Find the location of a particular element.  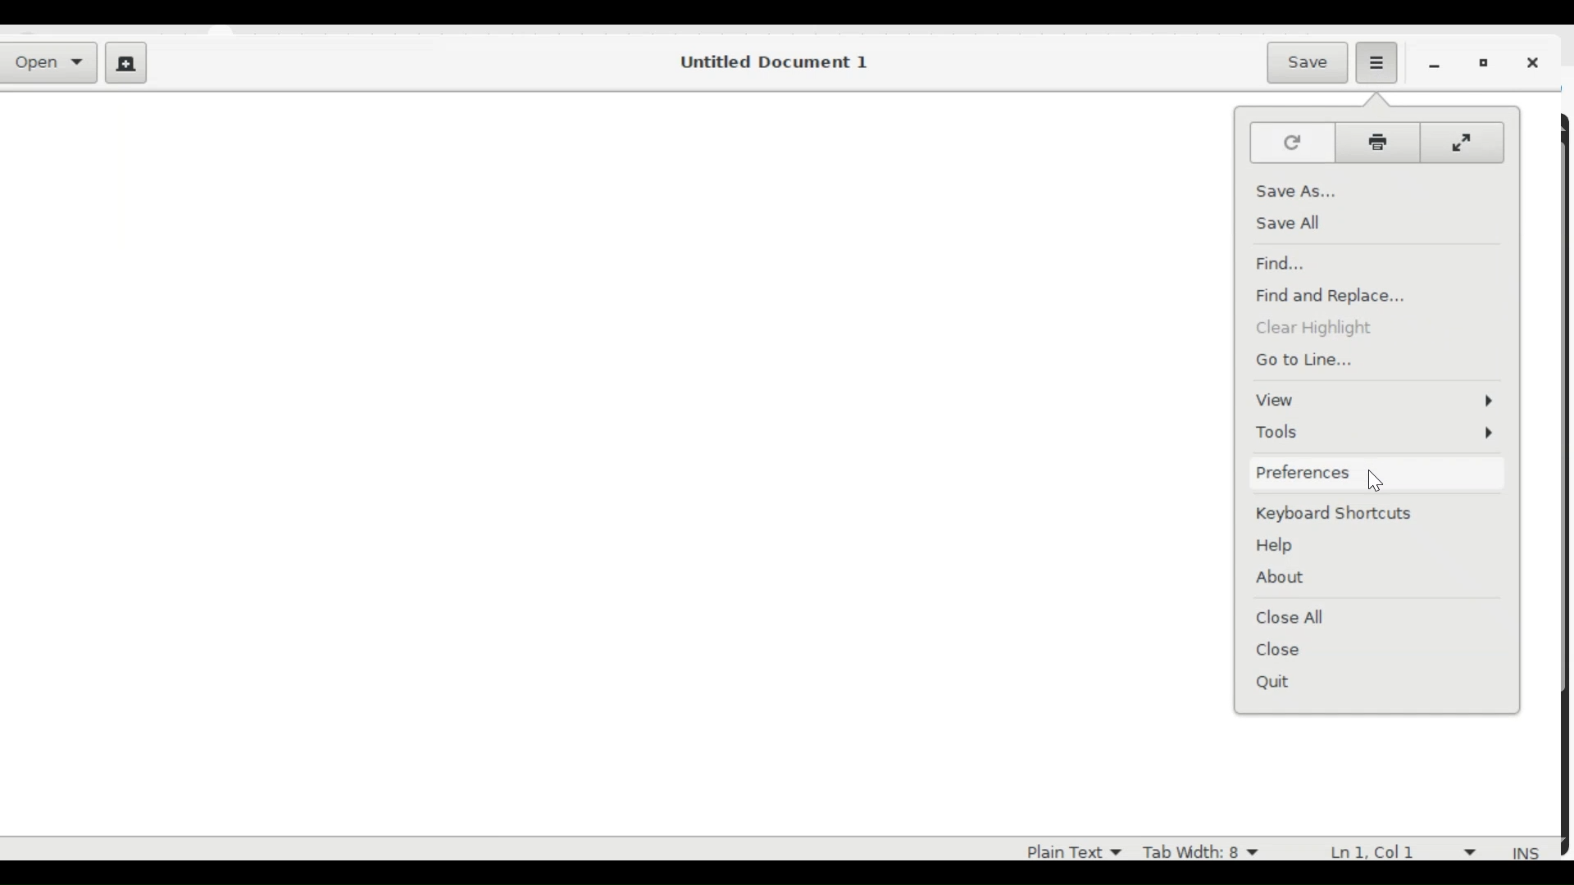

Save all is located at coordinates (1295, 224).